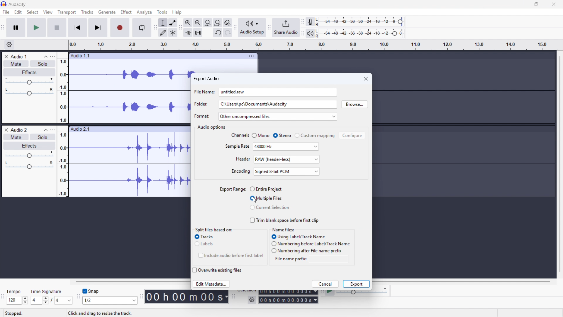 The width and height of the screenshot is (563, 317). I want to click on Tools, so click(162, 12).